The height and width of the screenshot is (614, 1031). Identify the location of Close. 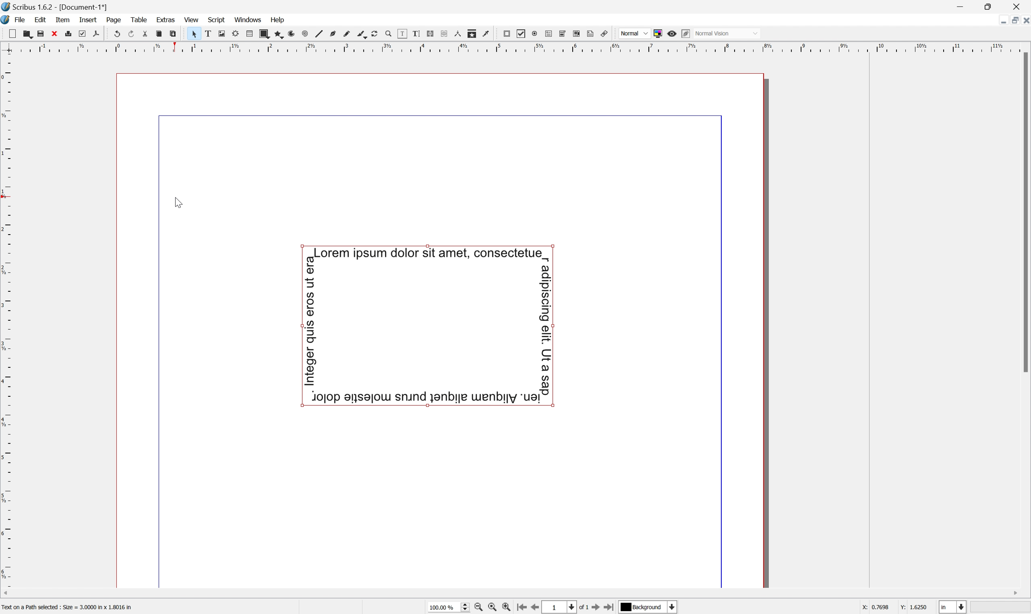
(55, 34).